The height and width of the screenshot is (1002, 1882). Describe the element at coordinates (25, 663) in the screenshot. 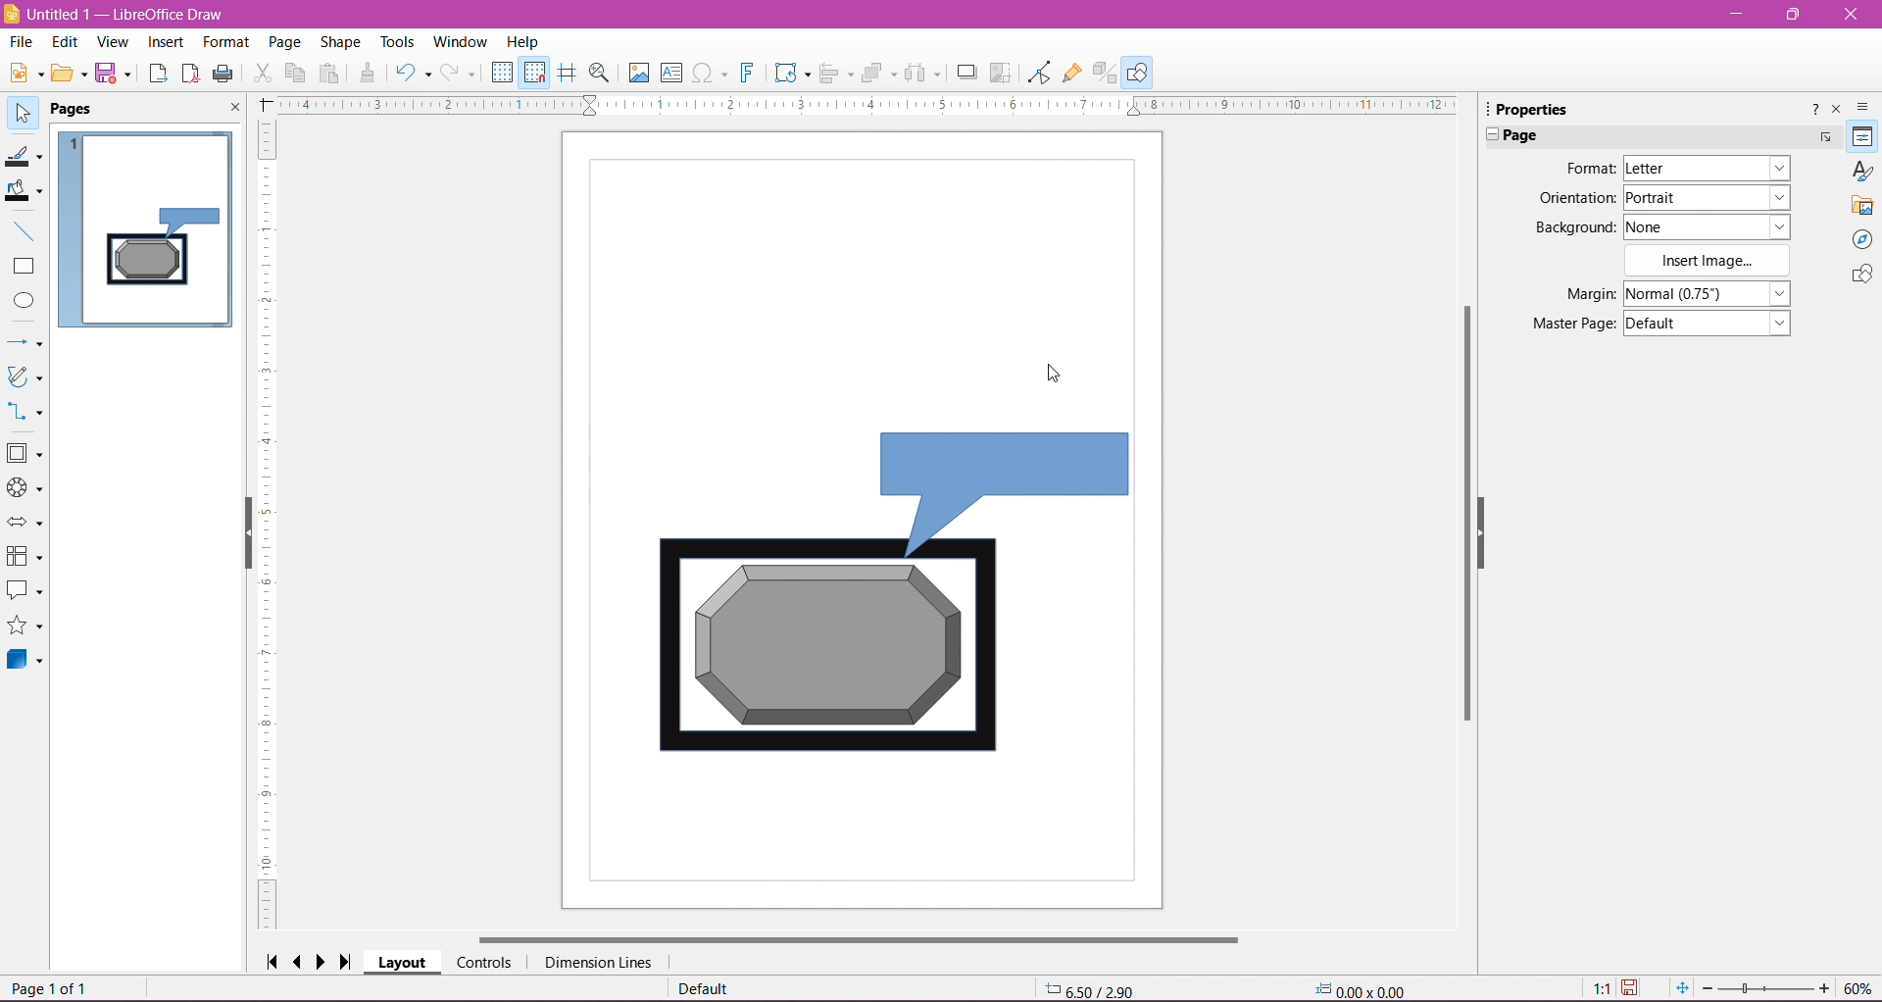

I see `3D Objects` at that location.